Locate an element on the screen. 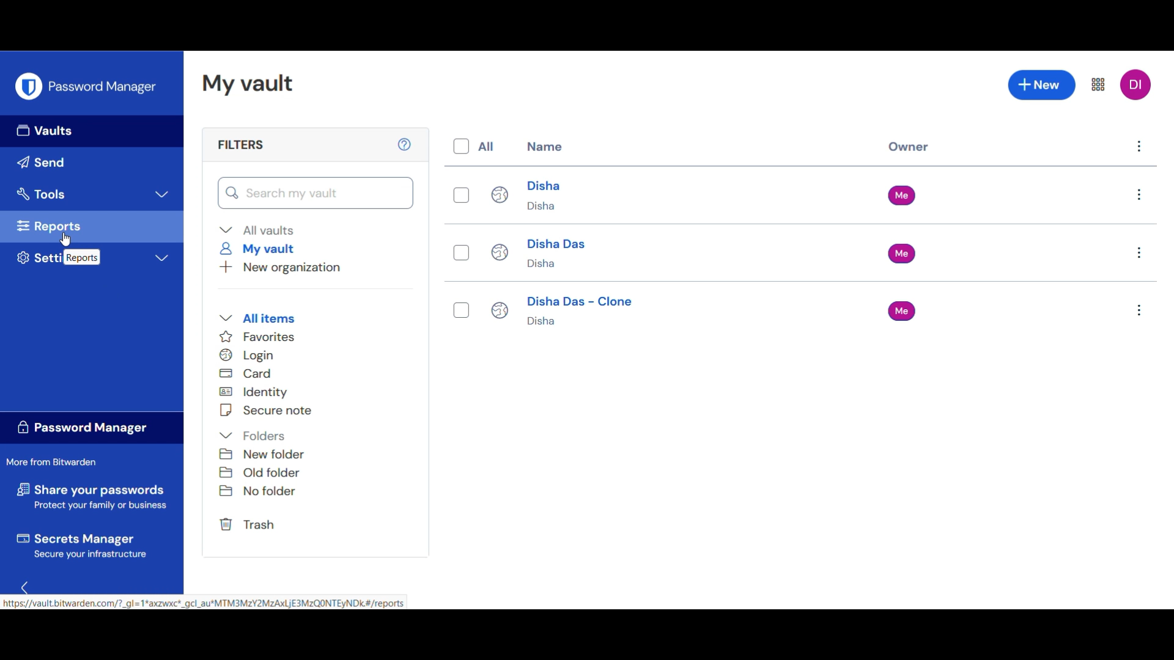 The image size is (1174, 660). Web link of current selection by cursor is located at coordinates (204, 601).